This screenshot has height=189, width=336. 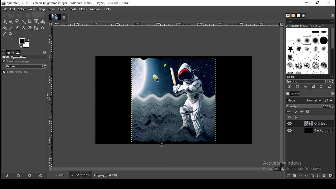 What do you see at coordinates (24, 28) in the screenshot?
I see `clone tool` at bounding box center [24, 28].